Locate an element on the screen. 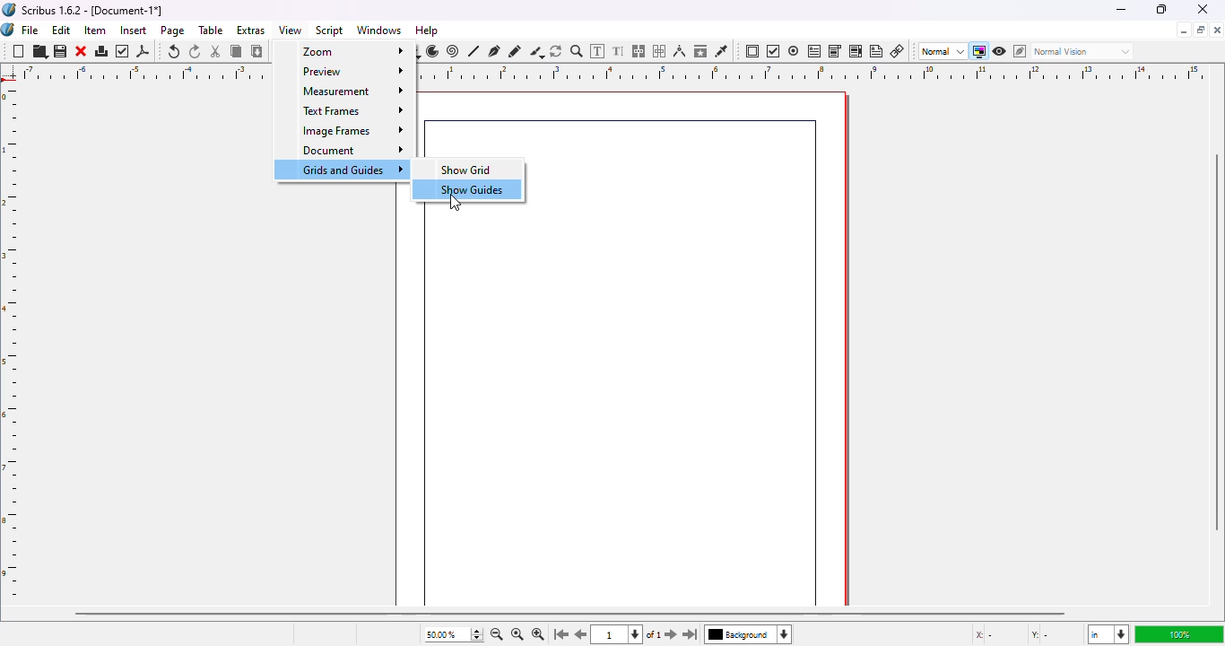  maximize is located at coordinates (1160, 9).